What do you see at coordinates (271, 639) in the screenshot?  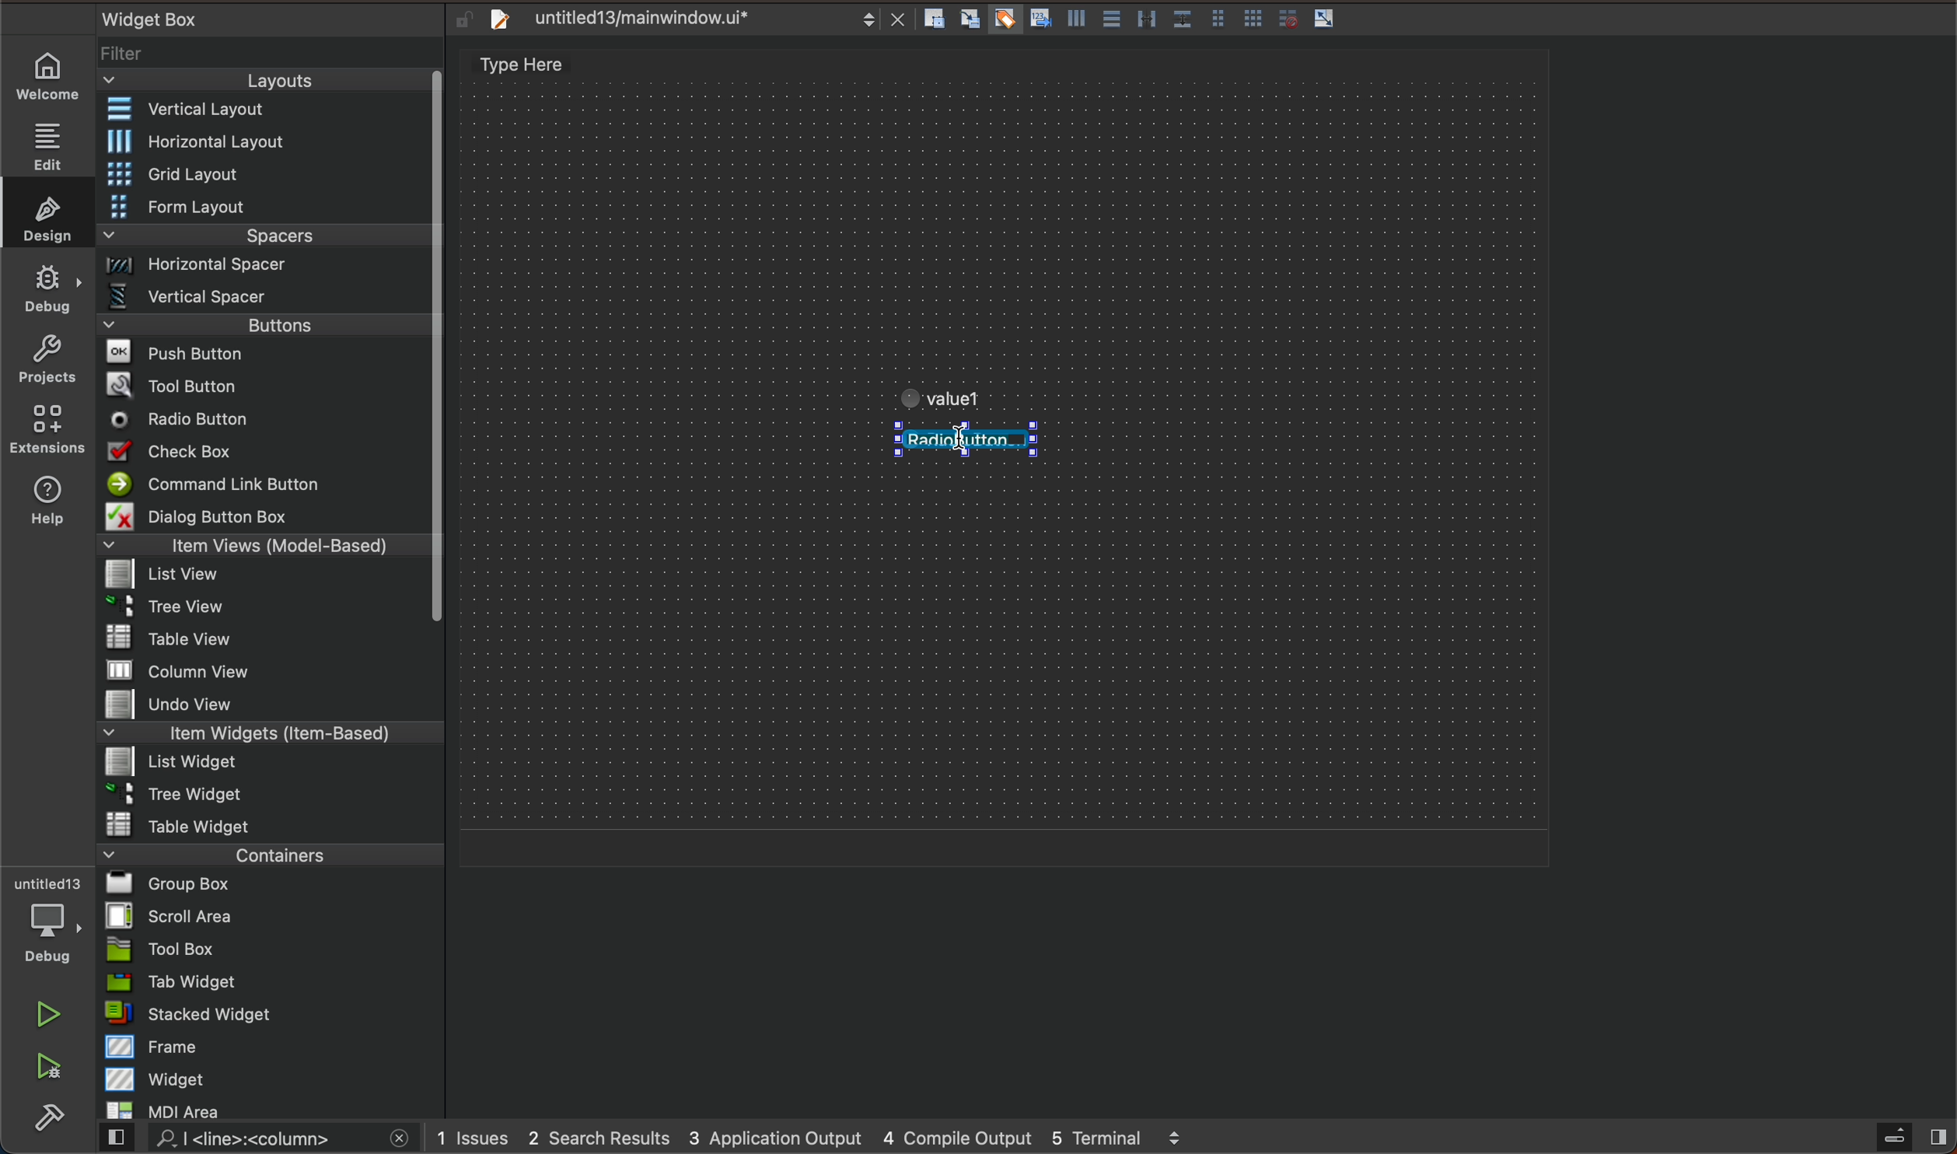 I see `table view` at bounding box center [271, 639].